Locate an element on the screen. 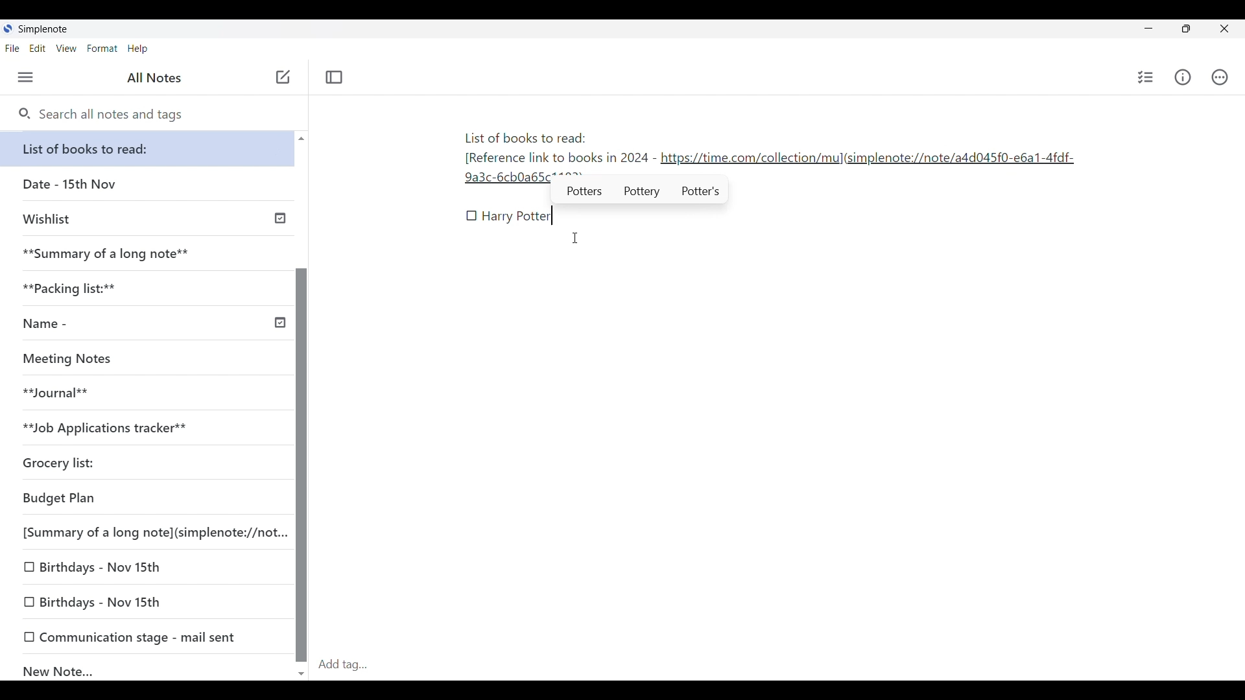 The height and width of the screenshot is (700, 1245). Vertical scroll bar is located at coordinates (301, 404).